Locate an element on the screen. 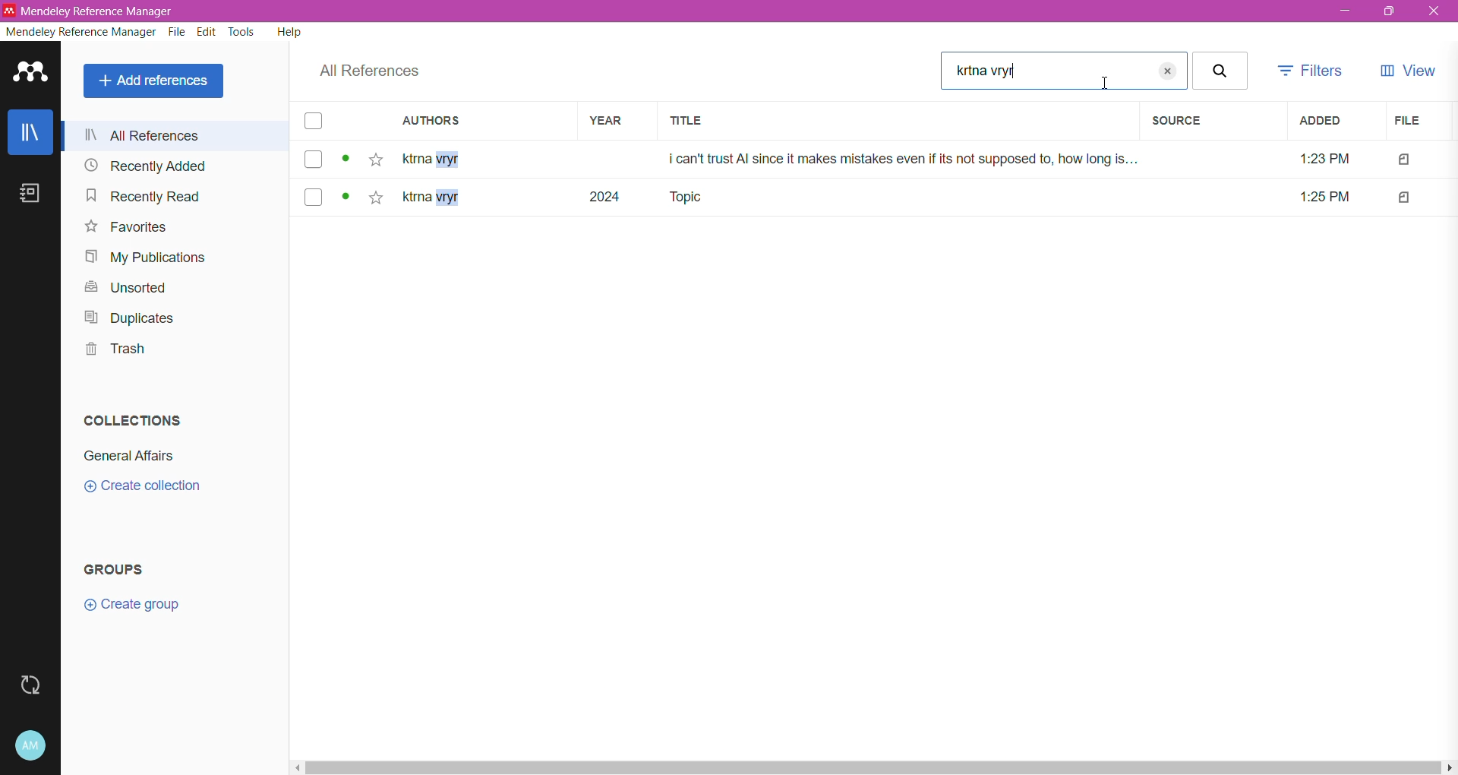  ‘Mendeley Reference Manager is located at coordinates (91, 11).